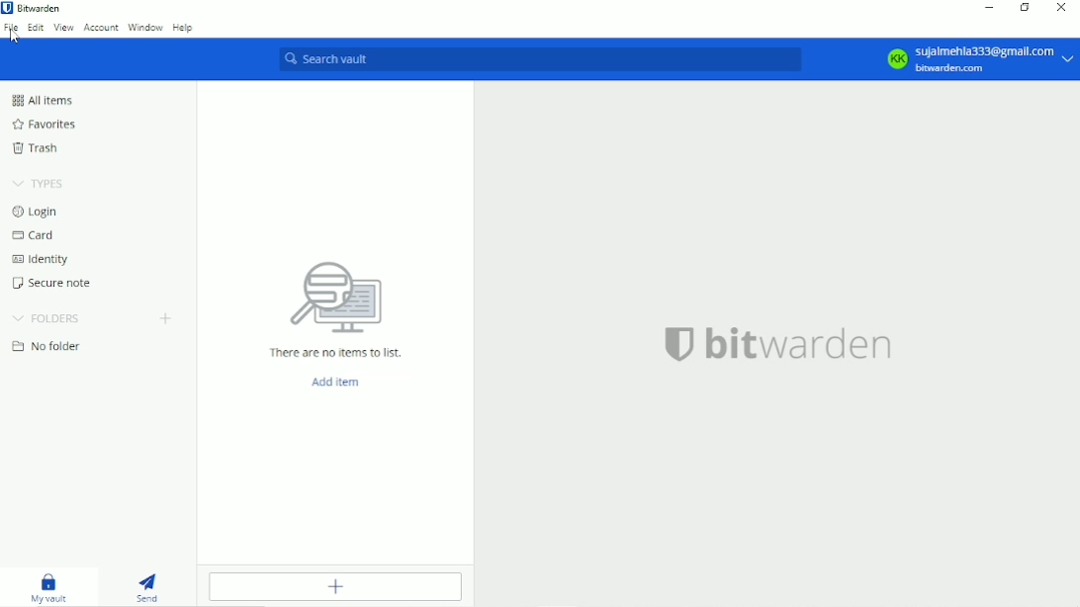  What do you see at coordinates (148, 586) in the screenshot?
I see `Send` at bounding box center [148, 586].